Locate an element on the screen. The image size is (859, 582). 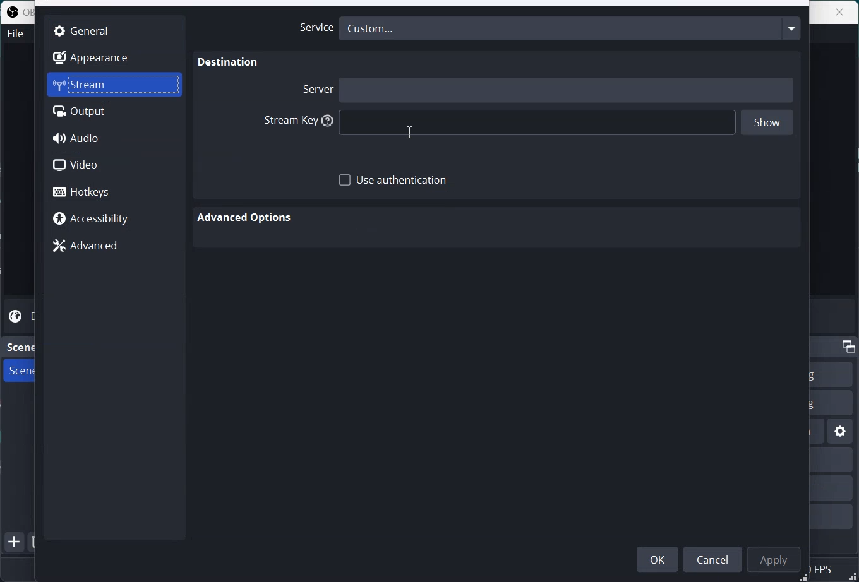
Advanced Option is located at coordinates (246, 218).